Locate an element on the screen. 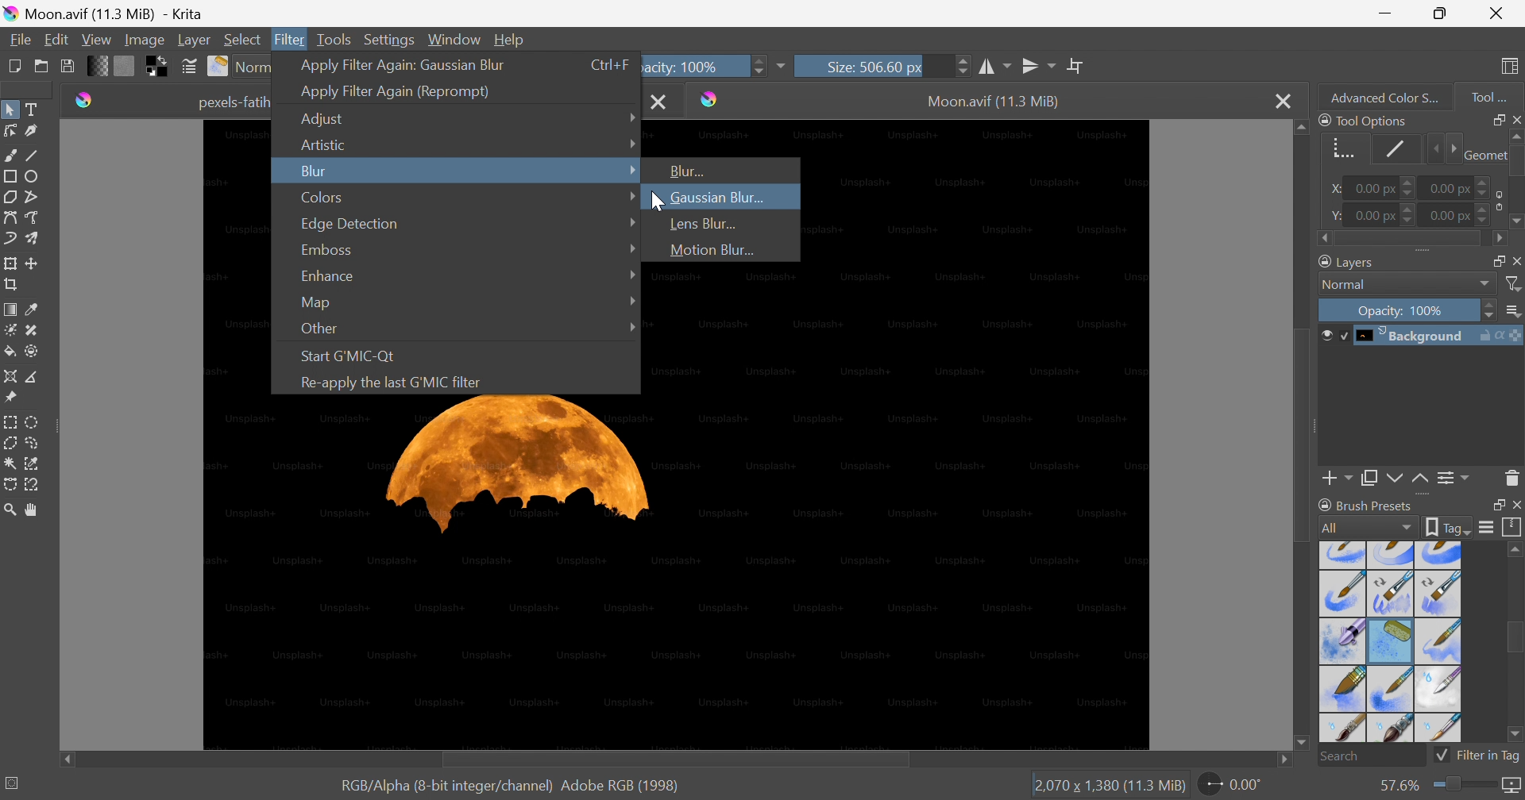  Edge Detection is located at coordinates (352, 224).